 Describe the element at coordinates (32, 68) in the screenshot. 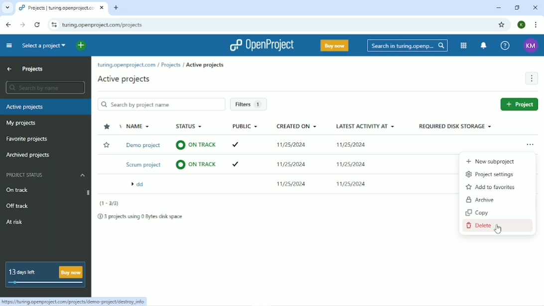

I see `Projects` at that location.